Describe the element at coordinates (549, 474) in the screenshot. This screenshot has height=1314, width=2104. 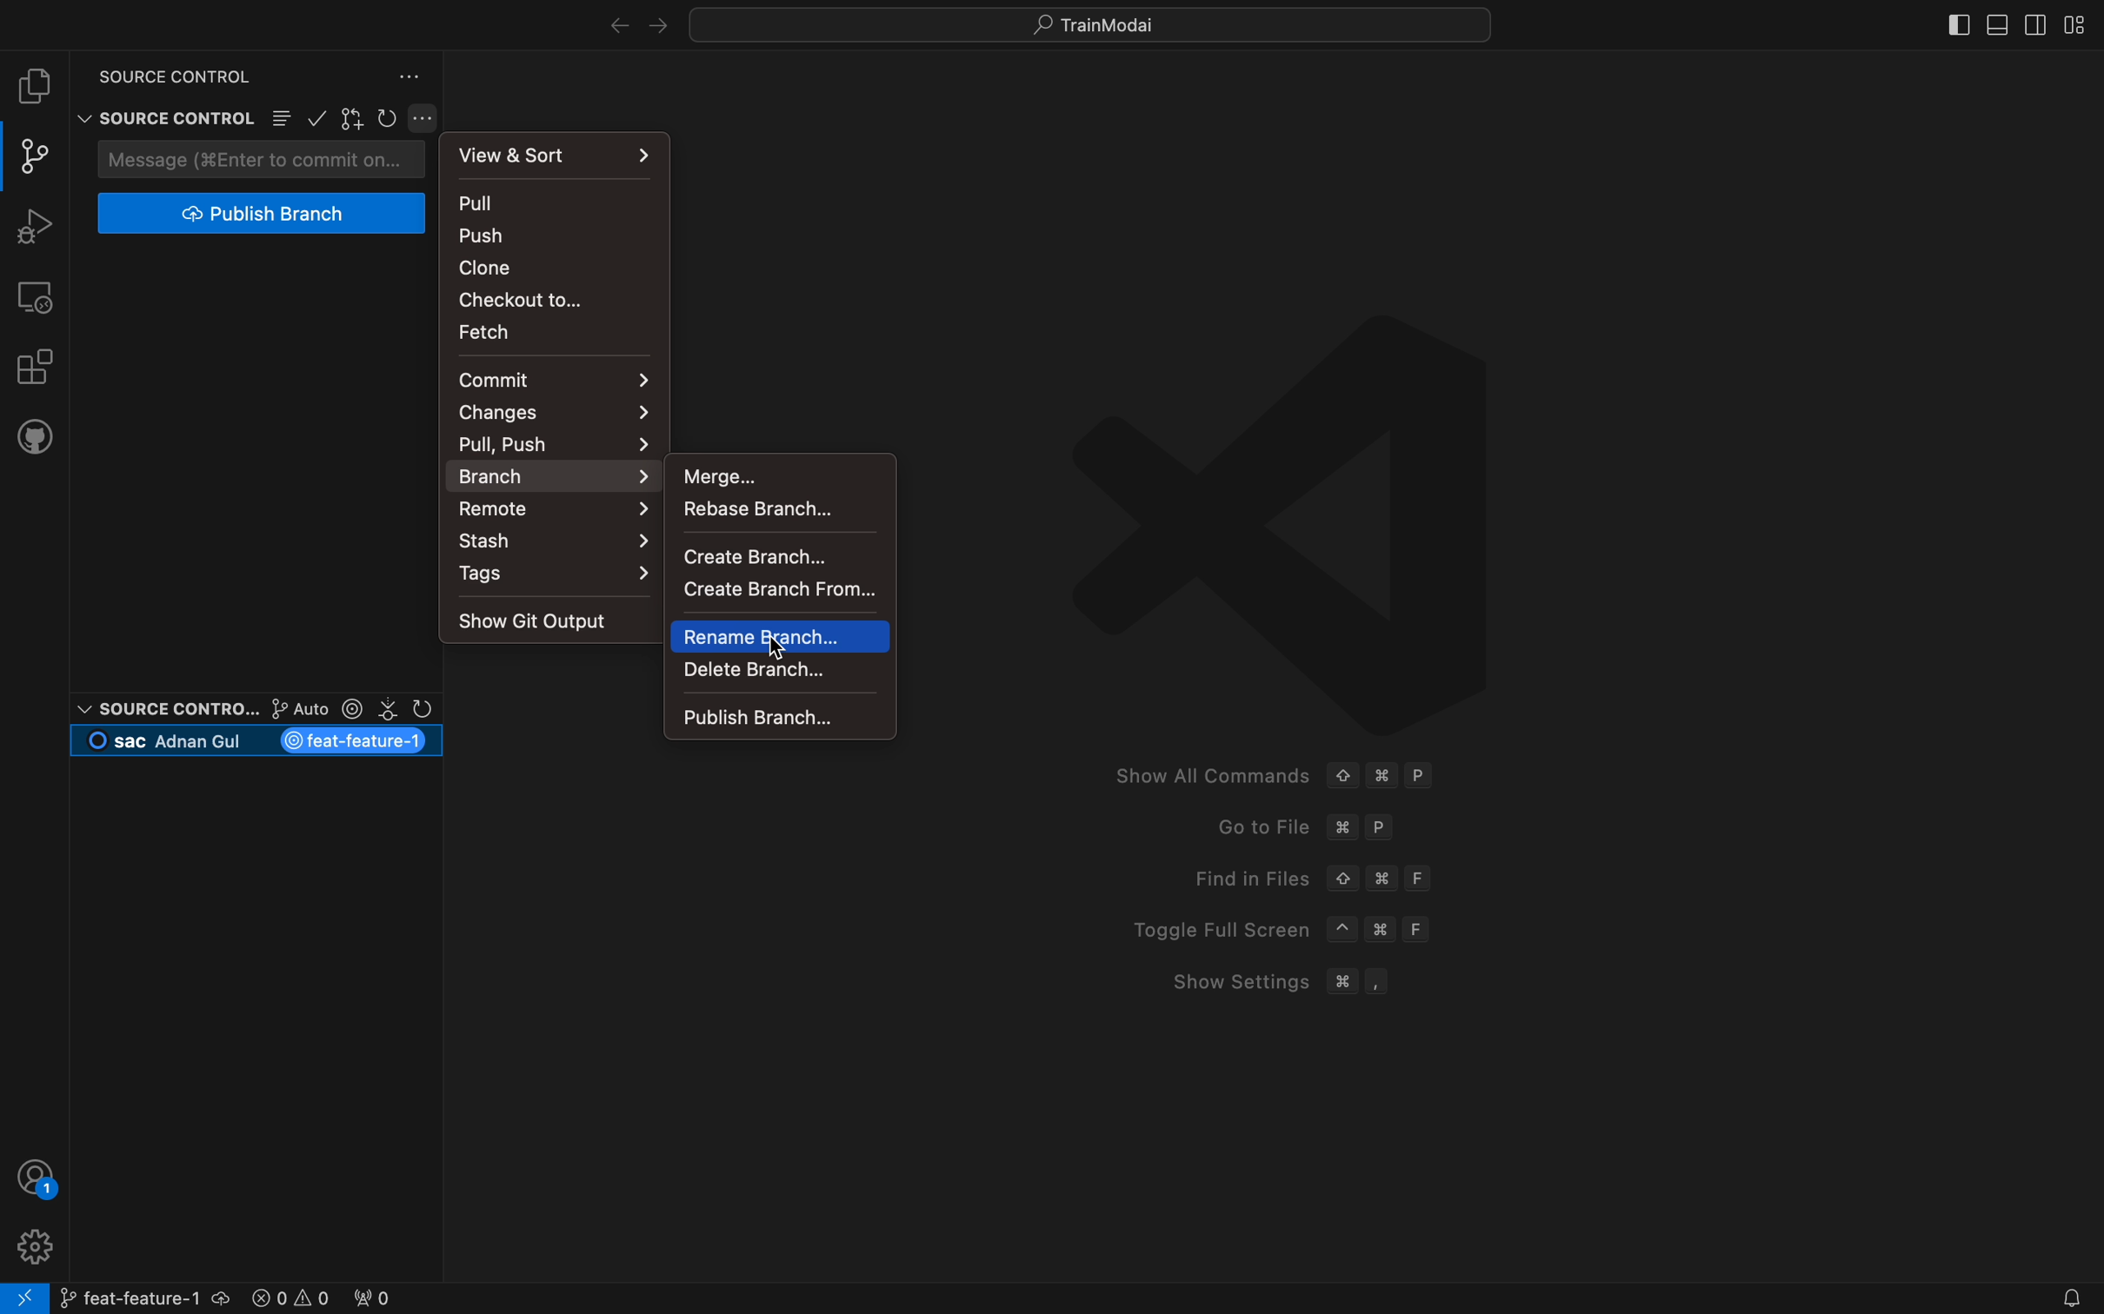
I see `branch` at that location.